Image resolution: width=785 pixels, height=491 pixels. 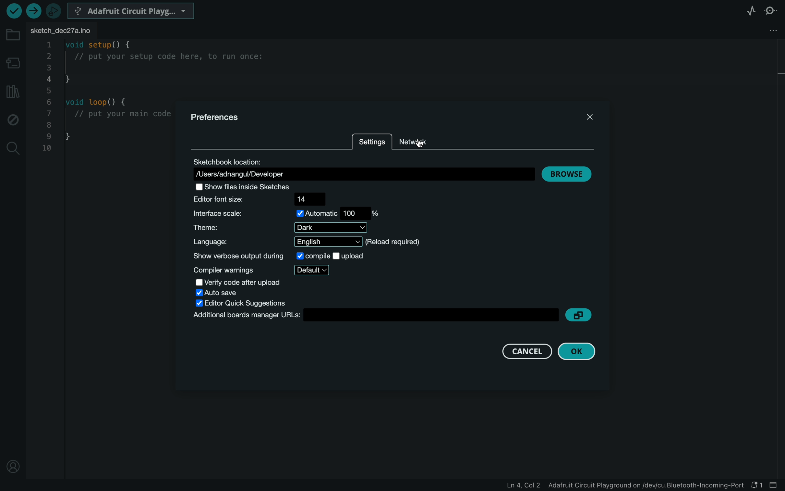 I want to click on show files, so click(x=260, y=188).